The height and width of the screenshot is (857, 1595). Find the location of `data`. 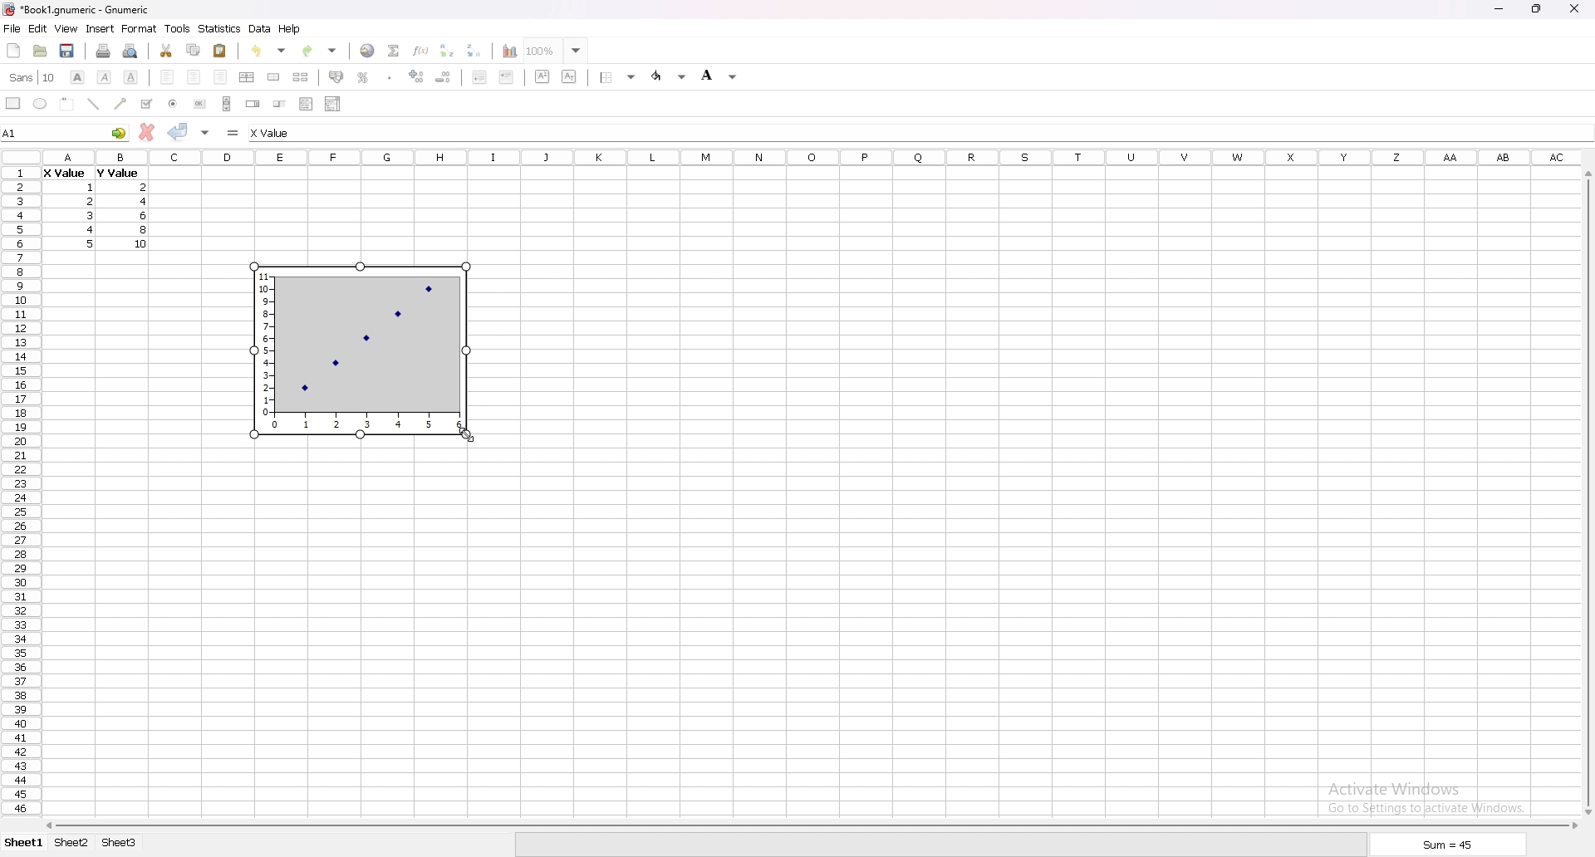

data is located at coordinates (260, 28).